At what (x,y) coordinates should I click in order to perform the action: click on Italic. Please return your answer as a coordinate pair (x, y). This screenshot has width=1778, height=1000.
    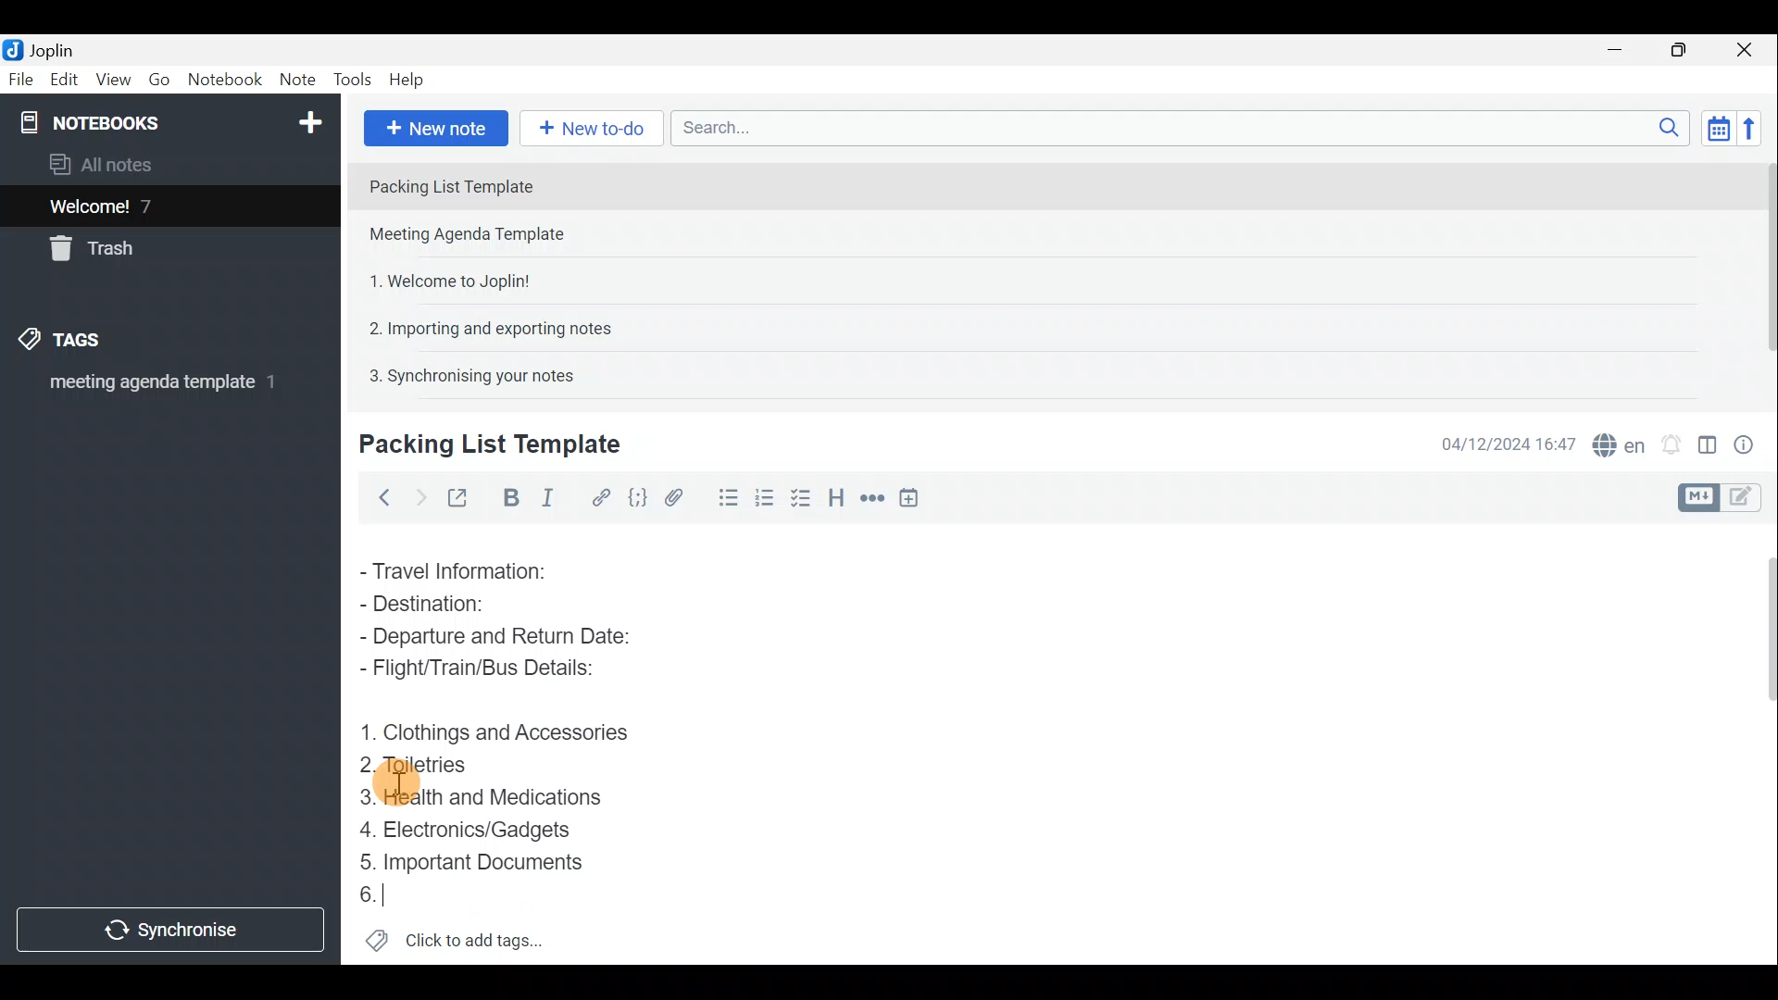
    Looking at the image, I should click on (555, 497).